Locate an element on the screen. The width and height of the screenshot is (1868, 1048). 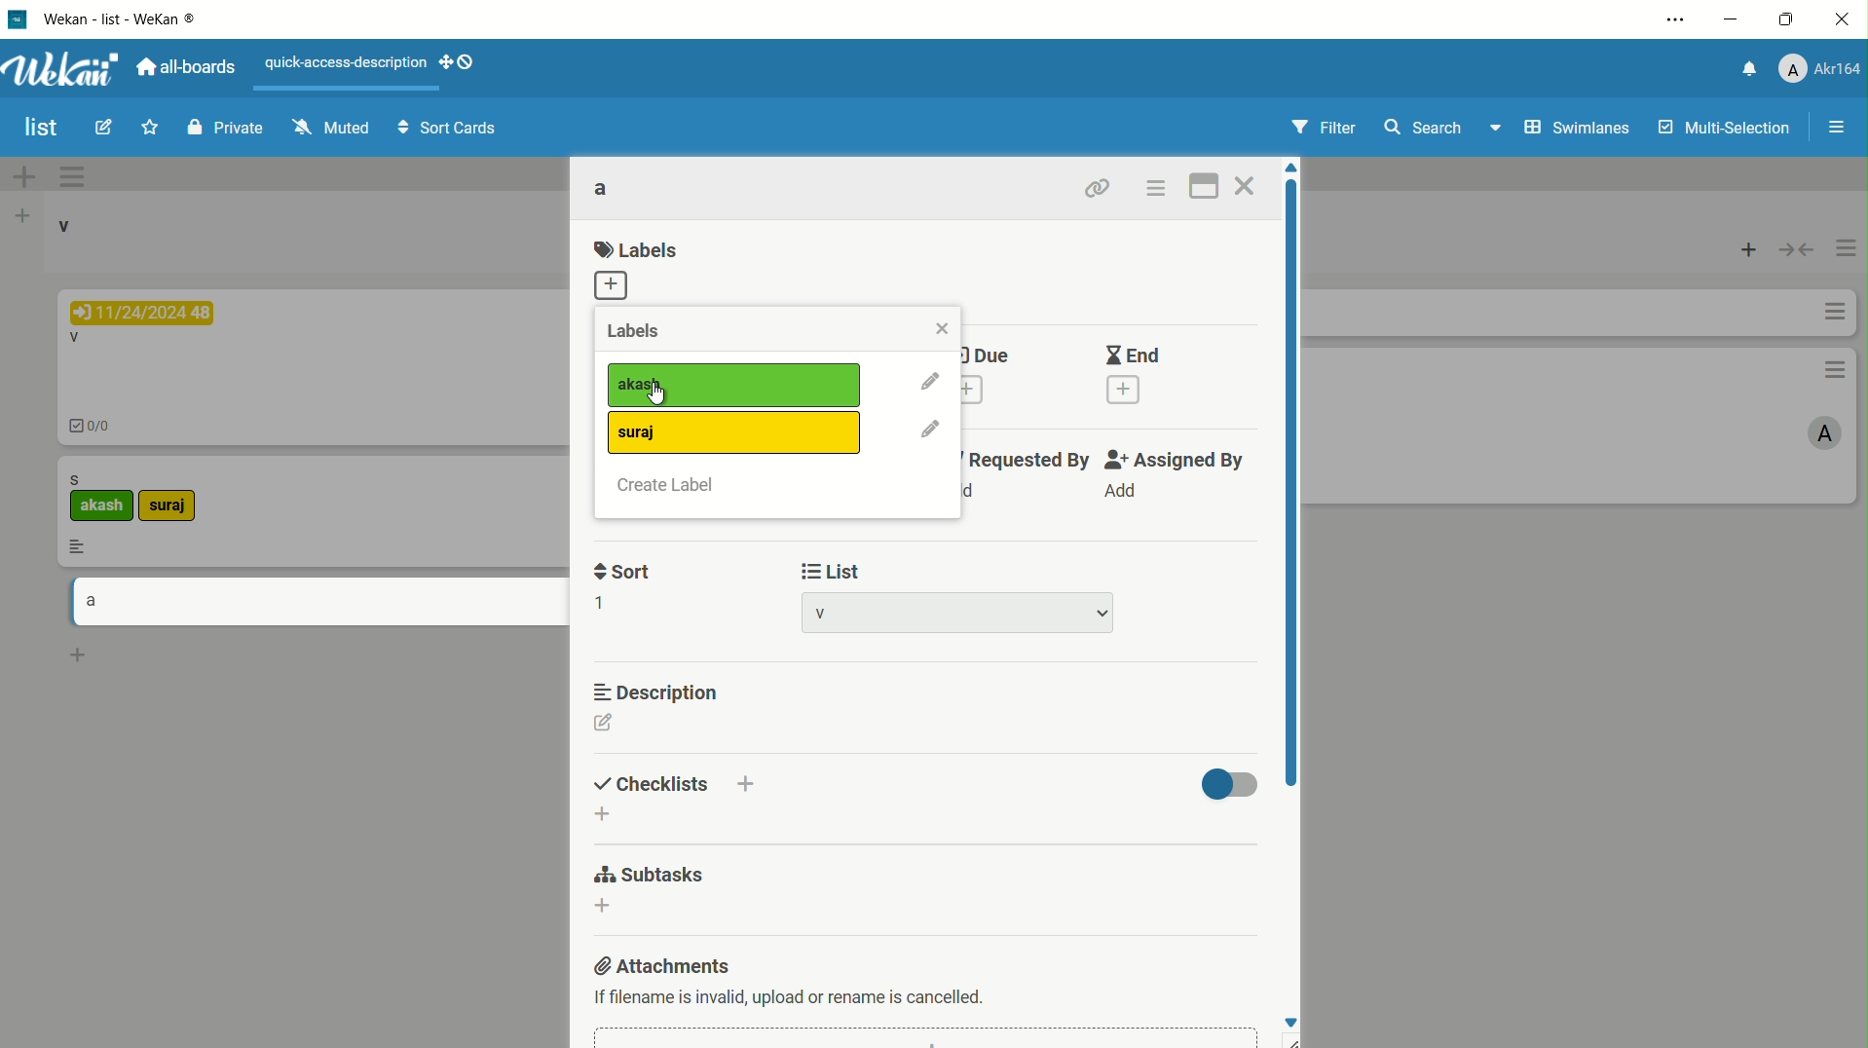
search is located at coordinates (1425, 127).